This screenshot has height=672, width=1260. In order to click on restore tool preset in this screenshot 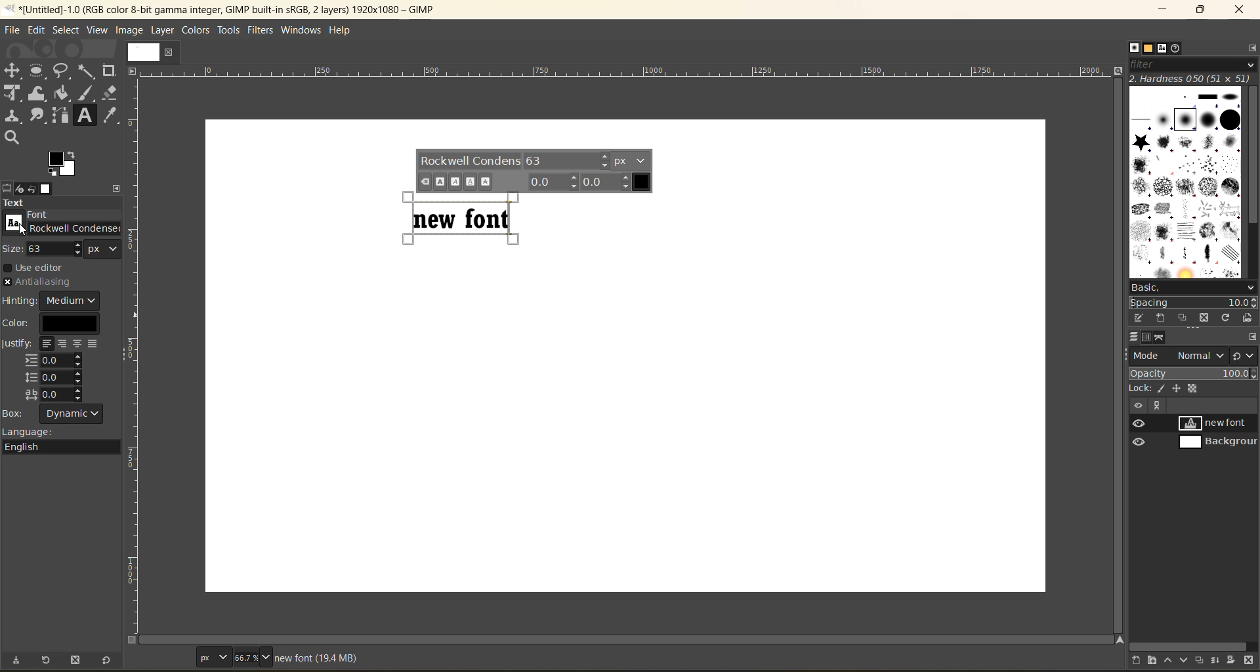, I will do `click(47, 661)`.